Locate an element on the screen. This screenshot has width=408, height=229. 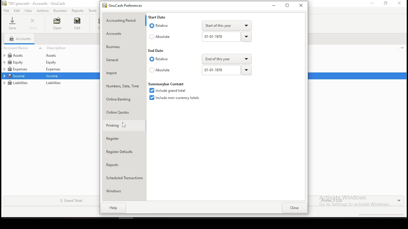
reports is located at coordinates (118, 165).